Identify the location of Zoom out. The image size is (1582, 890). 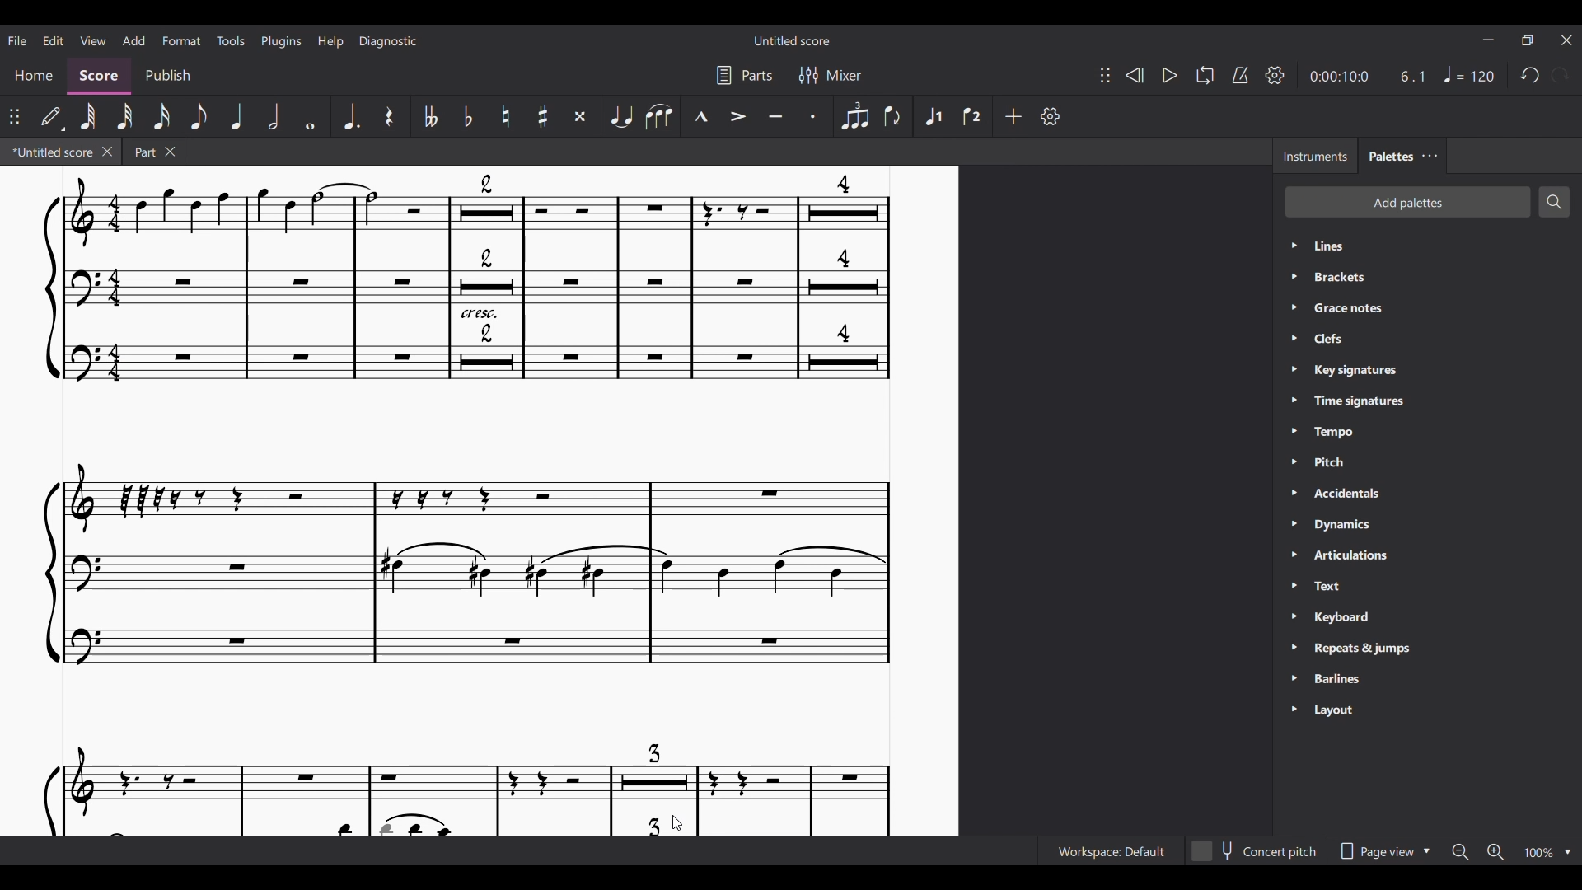
(1460, 852).